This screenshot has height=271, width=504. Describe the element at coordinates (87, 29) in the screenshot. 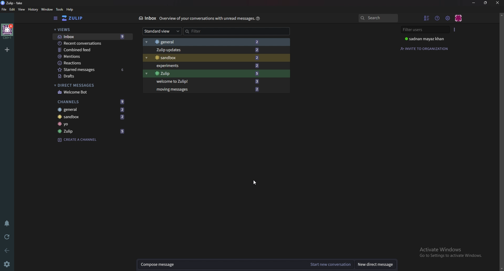

I see `Views` at that location.